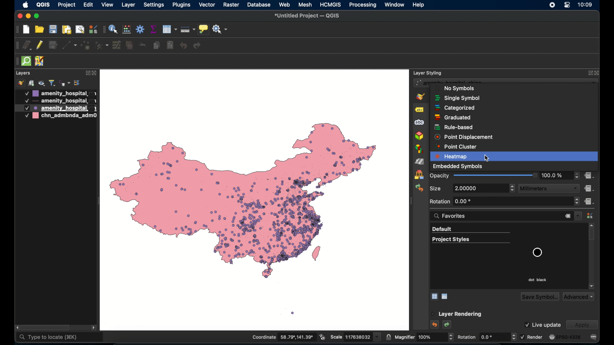 The height and width of the screenshot is (345, 614). What do you see at coordinates (591, 286) in the screenshot?
I see `scroll down` at bounding box center [591, 286].